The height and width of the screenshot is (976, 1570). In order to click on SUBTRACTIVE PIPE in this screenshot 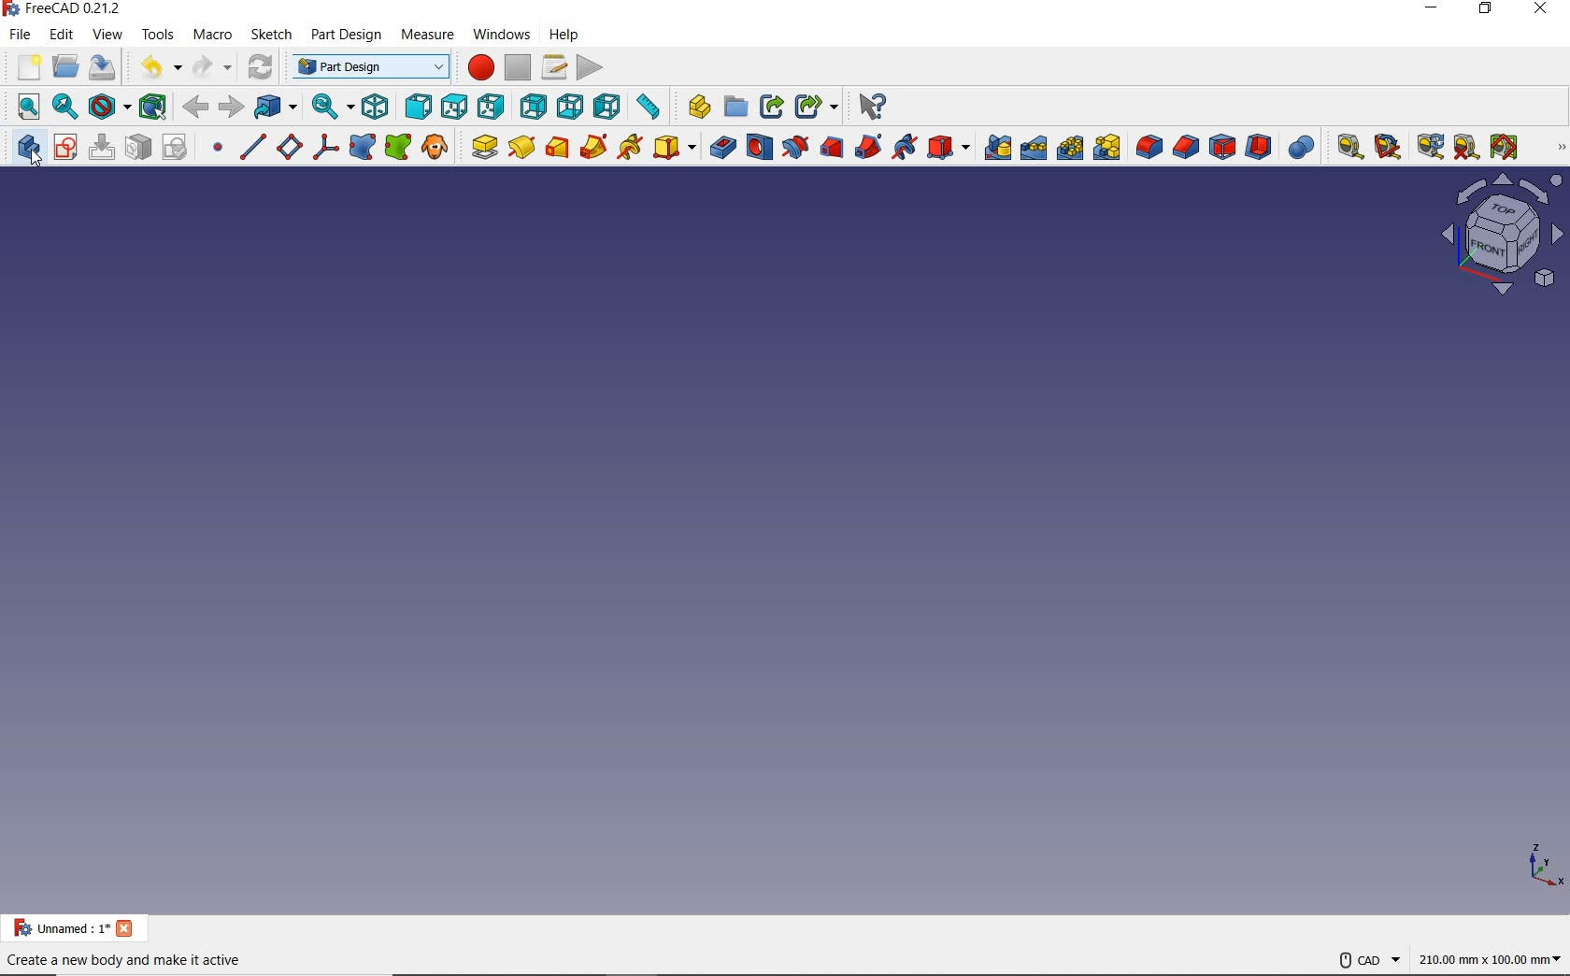, I will do `click(868, 147)`.